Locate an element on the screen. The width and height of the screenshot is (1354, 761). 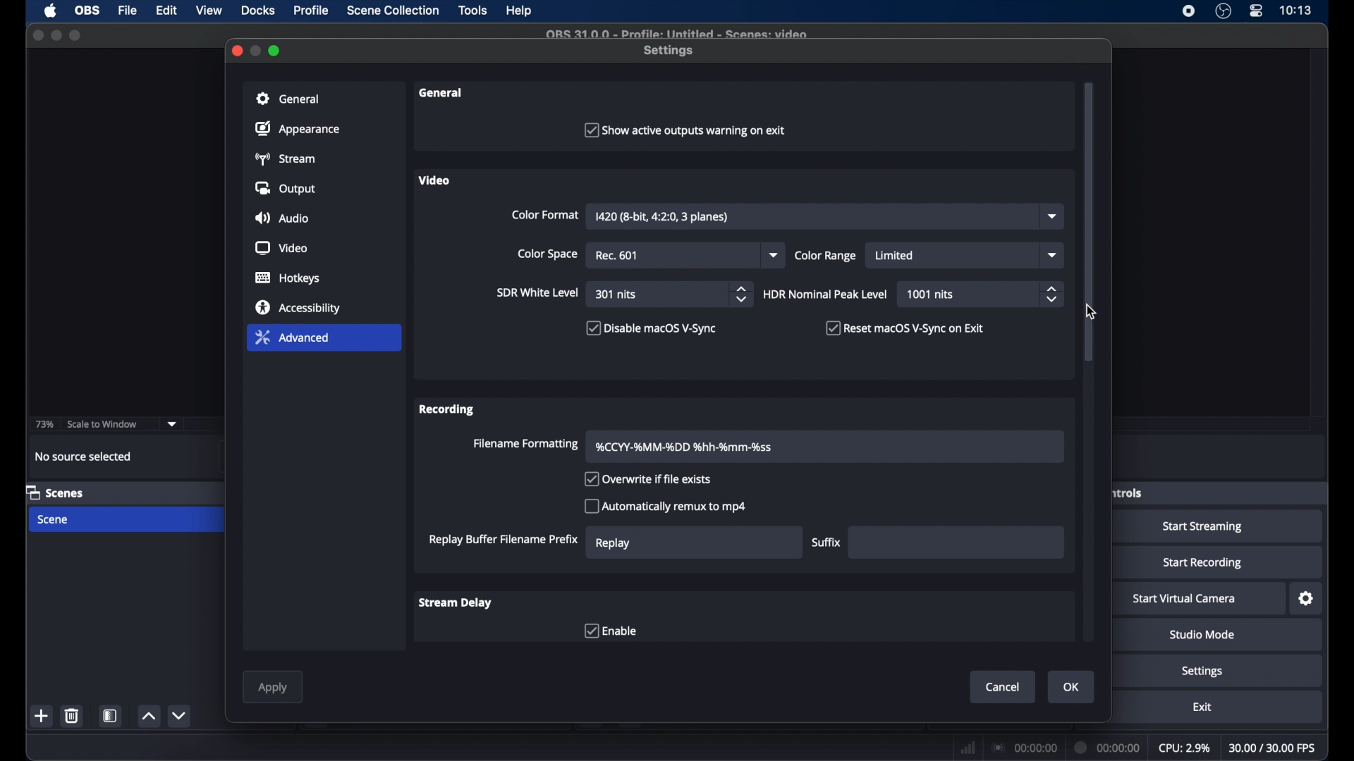
301 nits is located at coordinates (615, 295).